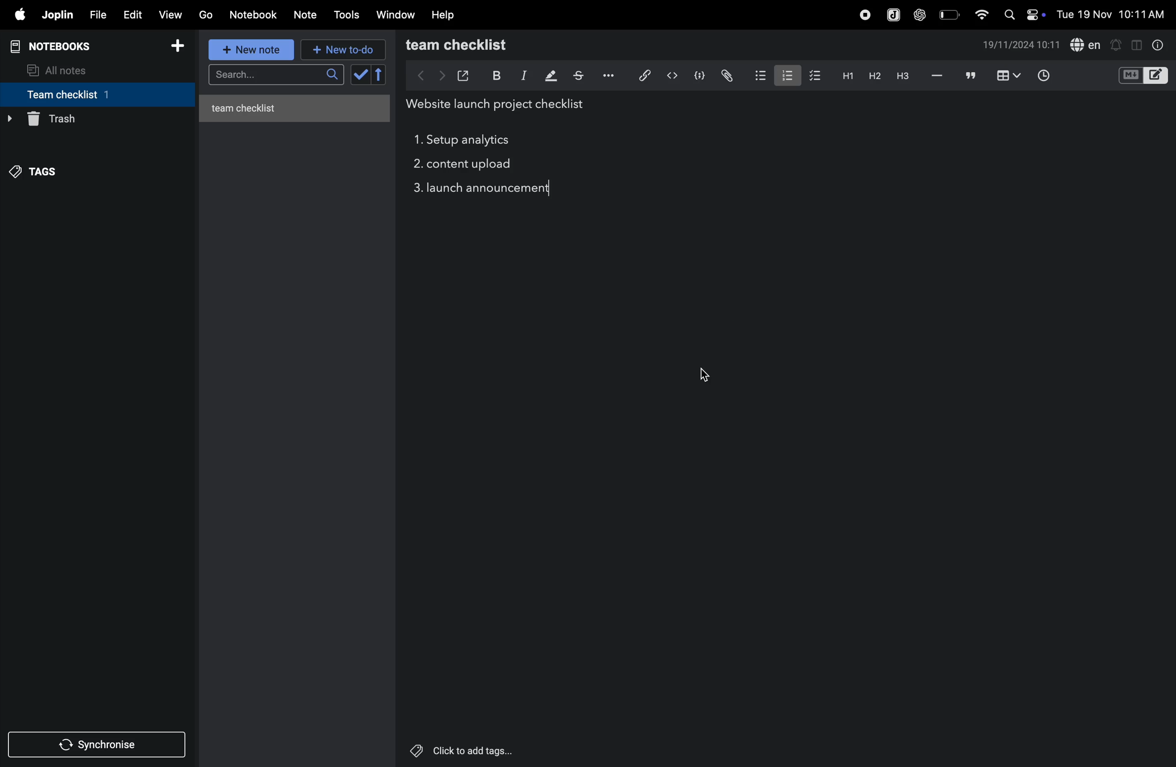  I want to click on chat gpt, so click(918, 14).